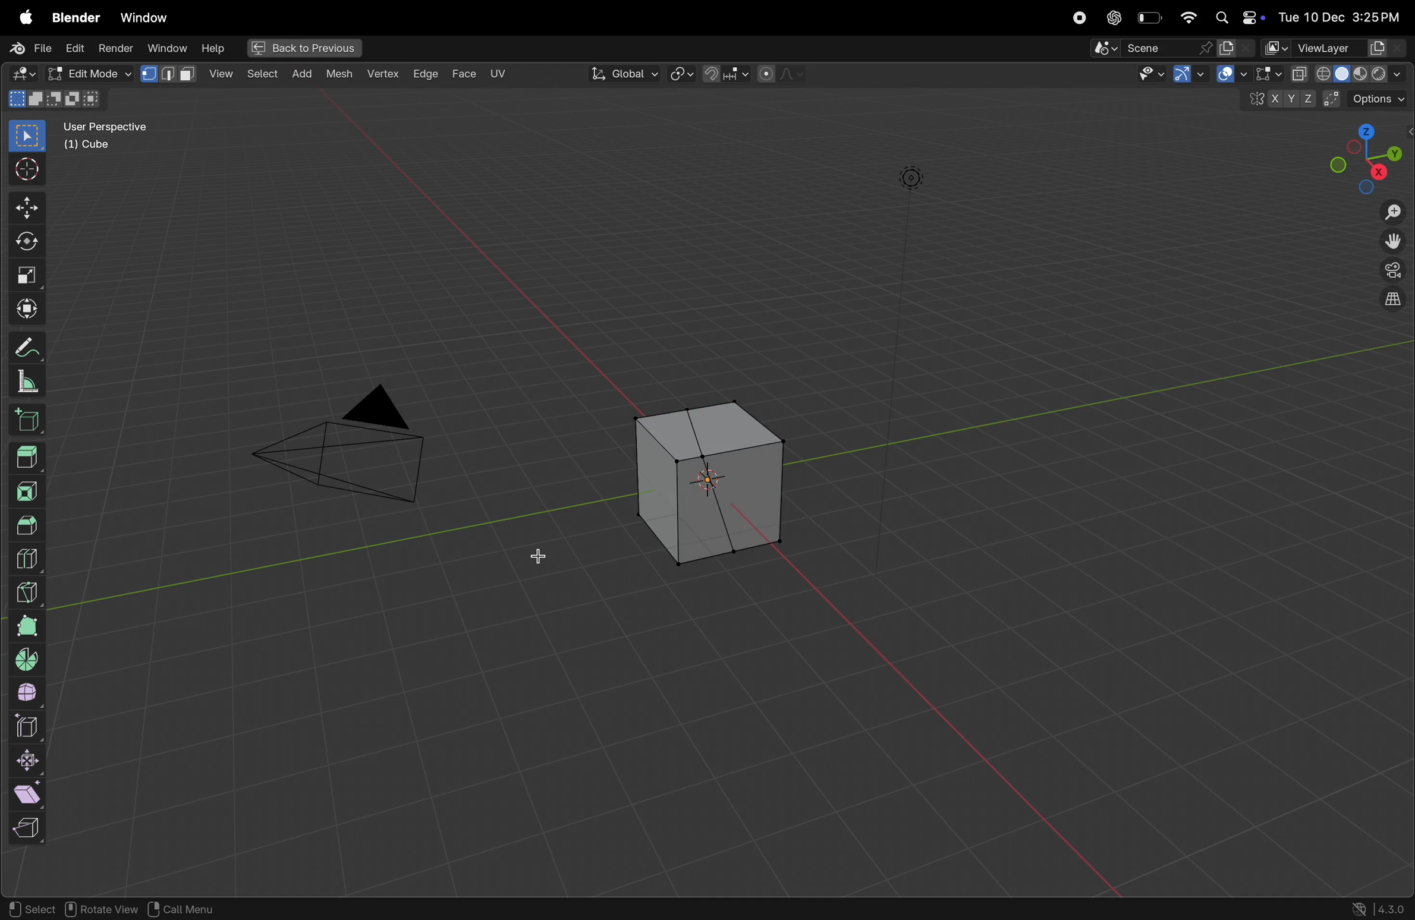 This screenshot has height=920, width=1415. I want to click on add, so click(260, 75).